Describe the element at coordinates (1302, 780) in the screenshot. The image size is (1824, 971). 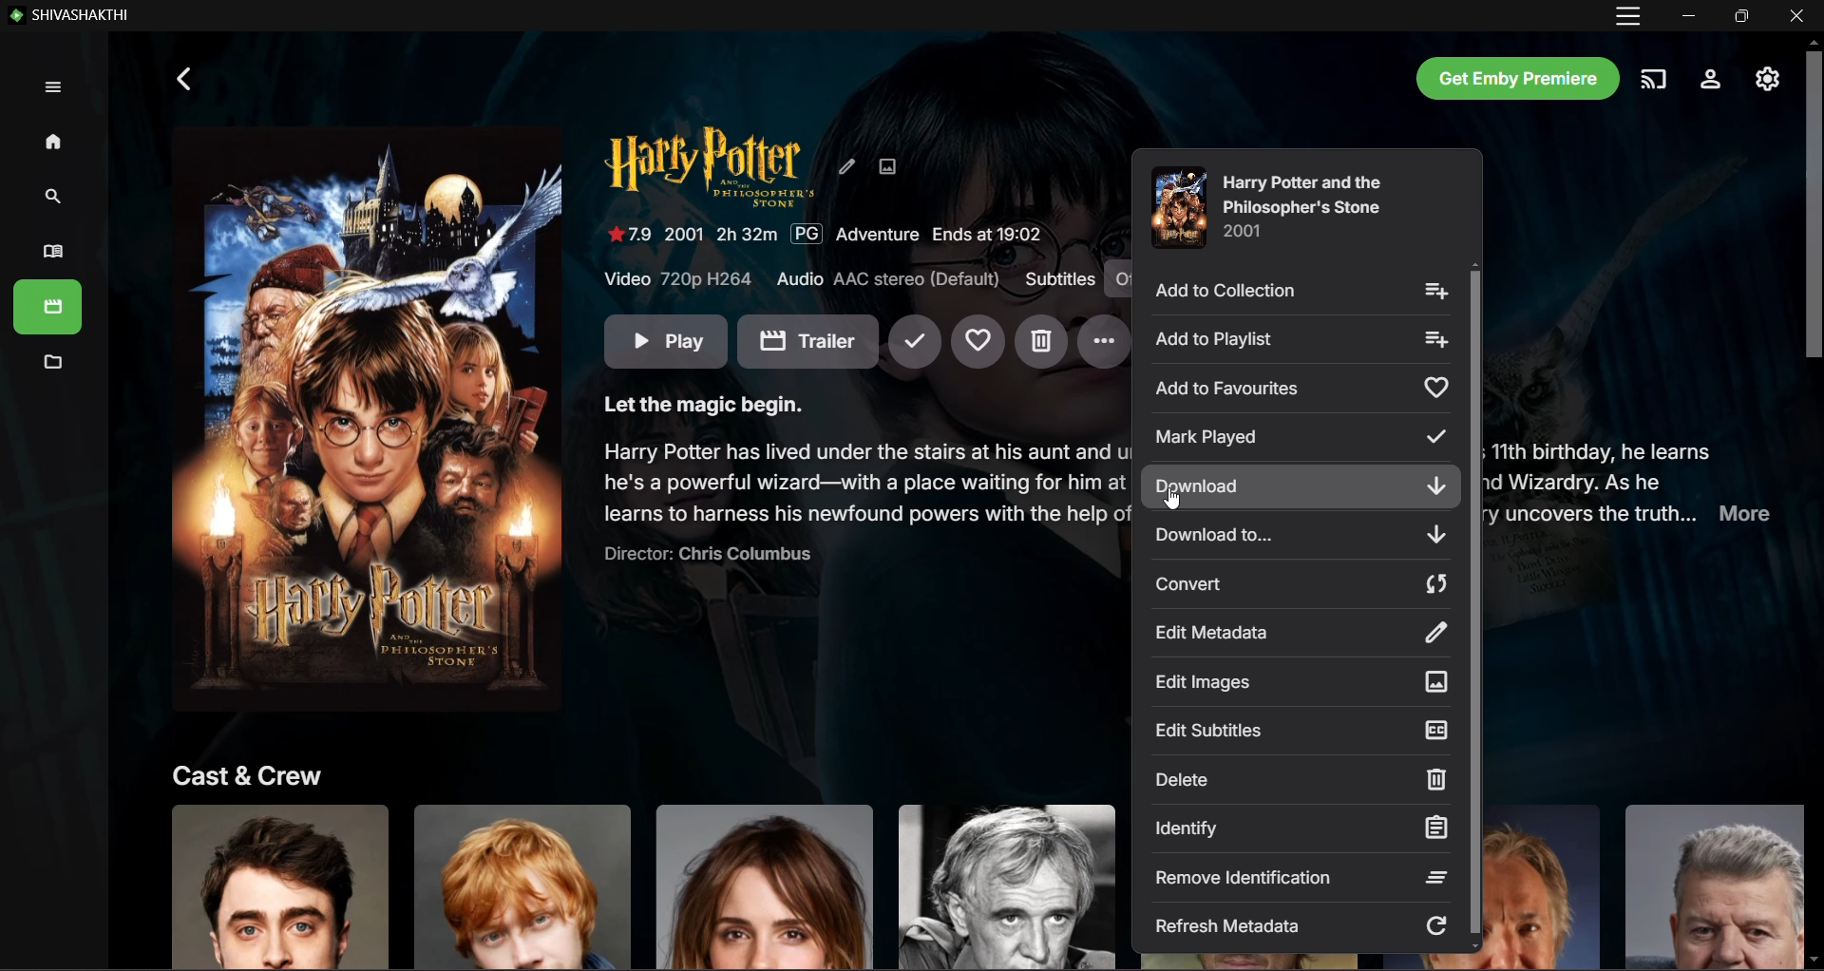
I see `Delete` at that location.